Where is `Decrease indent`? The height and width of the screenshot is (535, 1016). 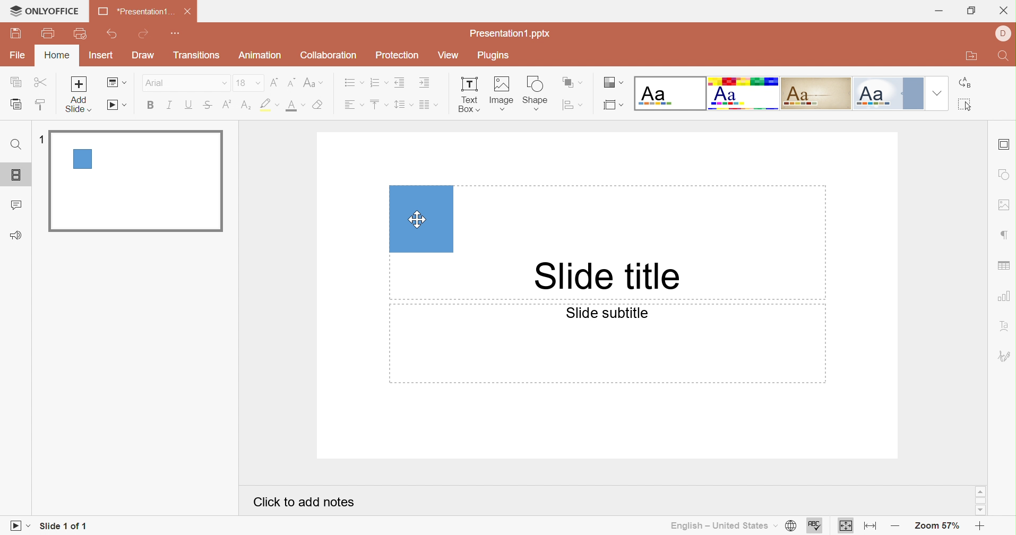
Decrease indent is located at coordinates (401, 82).